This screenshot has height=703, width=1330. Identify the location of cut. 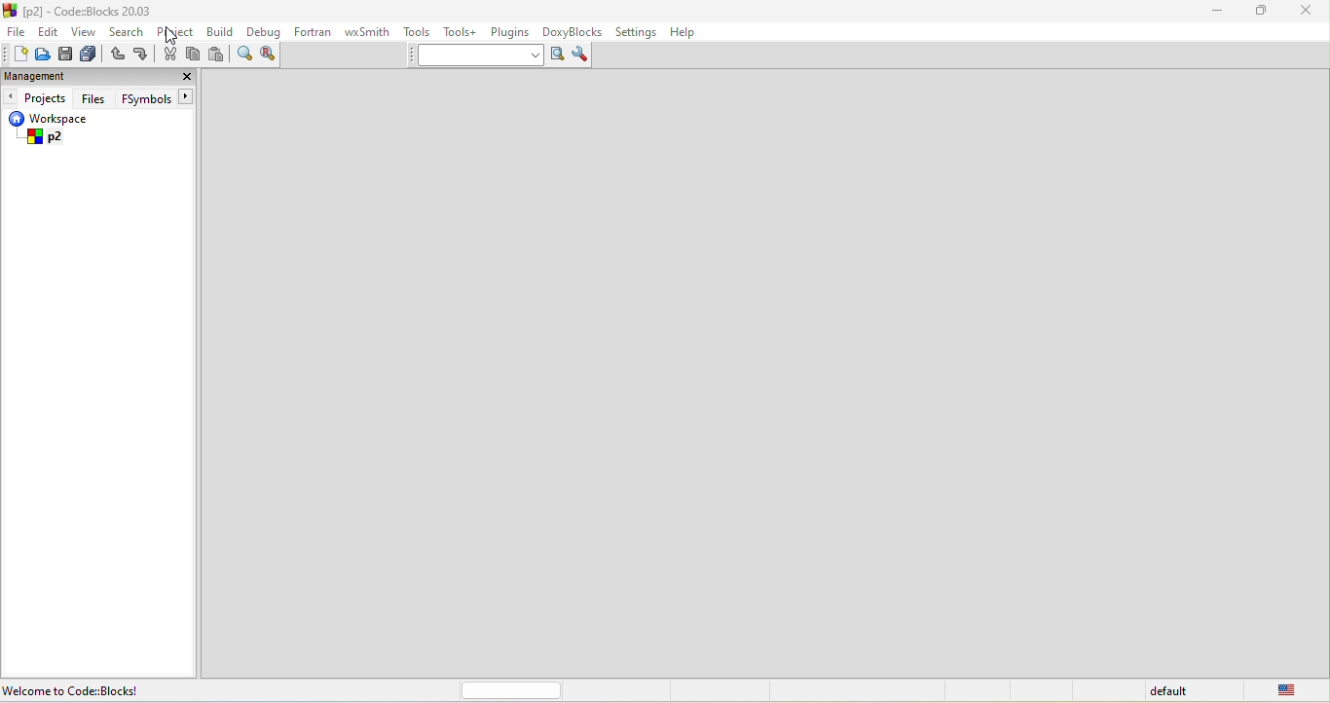
(170, 56).